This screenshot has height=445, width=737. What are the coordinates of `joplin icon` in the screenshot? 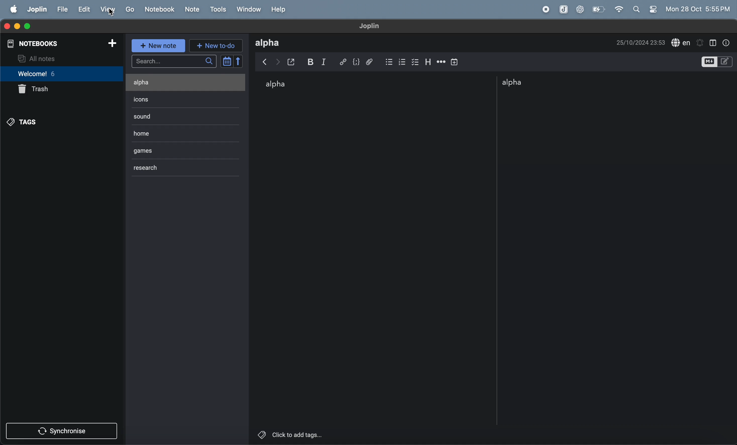 It's located at (563, 10).